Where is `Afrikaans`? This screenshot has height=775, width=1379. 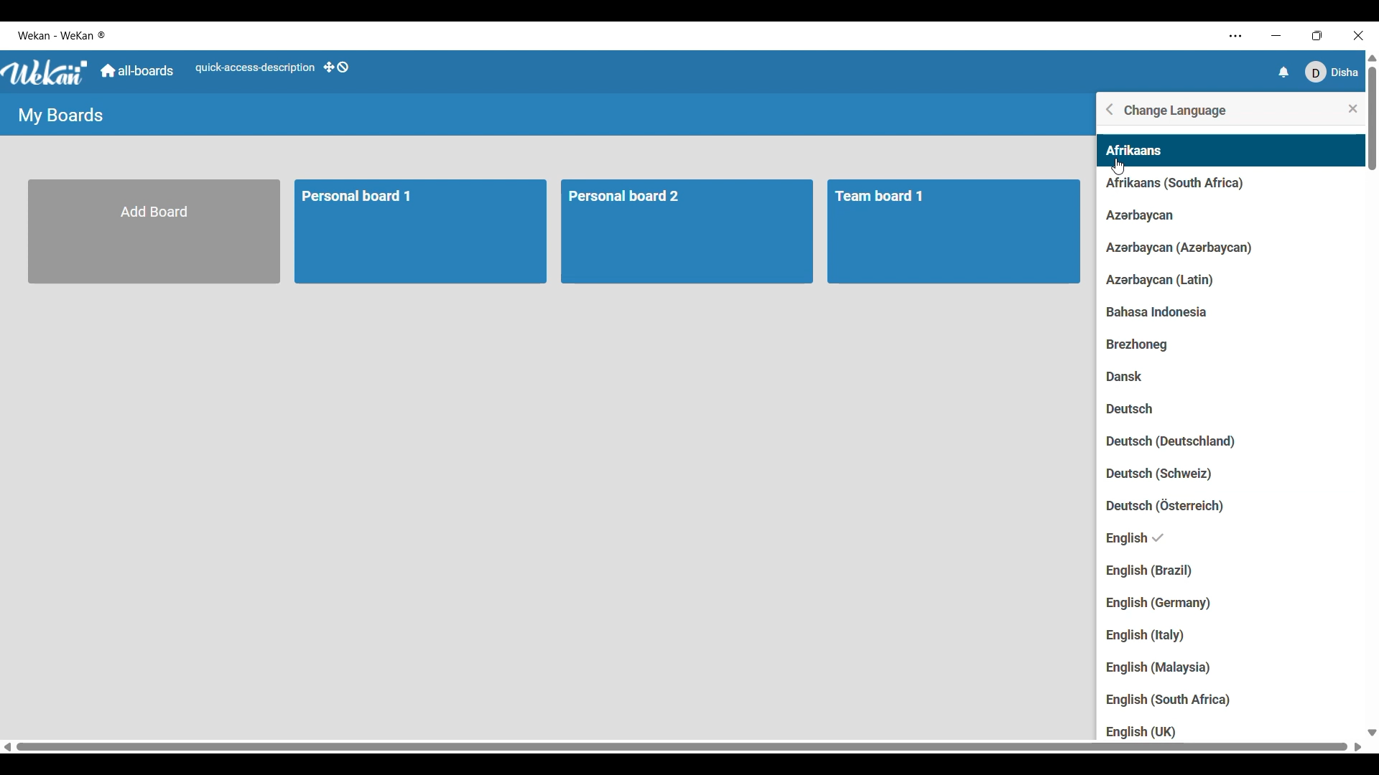
Afrikaans is located at coordinates (1133, 152).